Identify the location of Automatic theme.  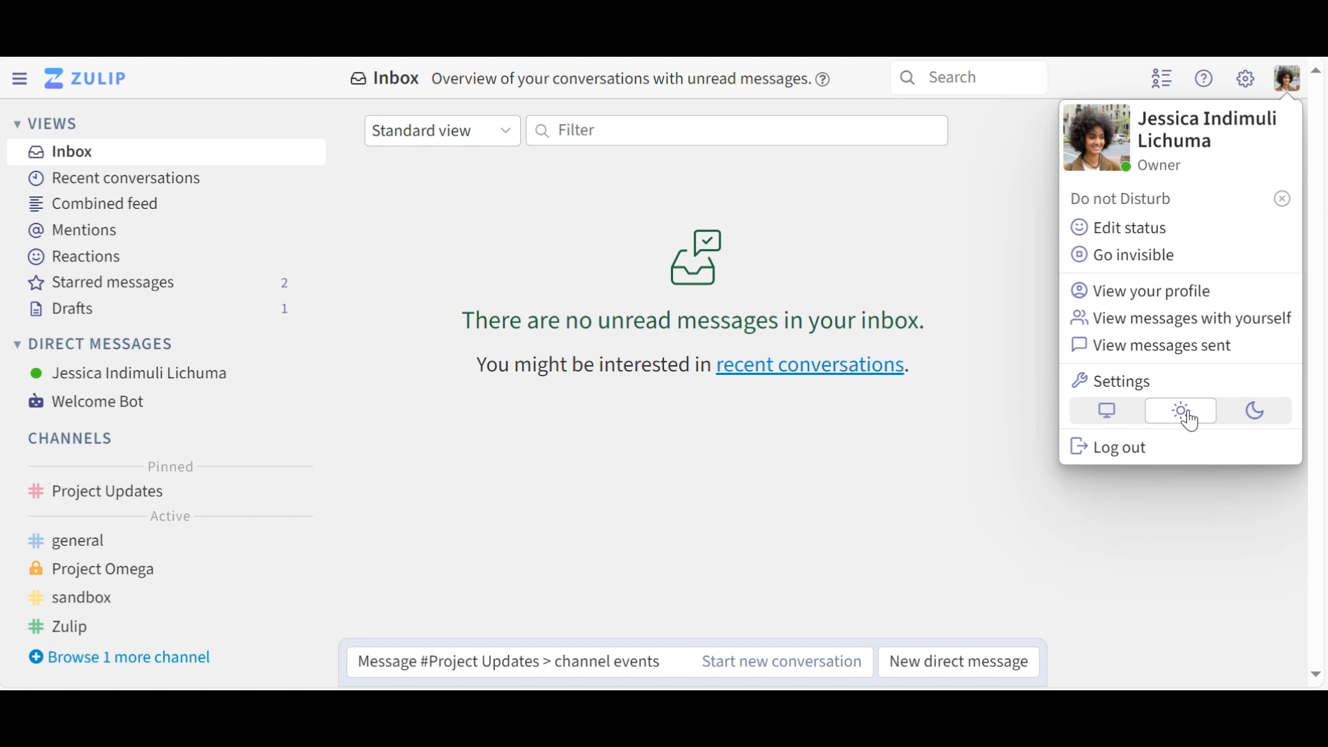
(1107, 412).